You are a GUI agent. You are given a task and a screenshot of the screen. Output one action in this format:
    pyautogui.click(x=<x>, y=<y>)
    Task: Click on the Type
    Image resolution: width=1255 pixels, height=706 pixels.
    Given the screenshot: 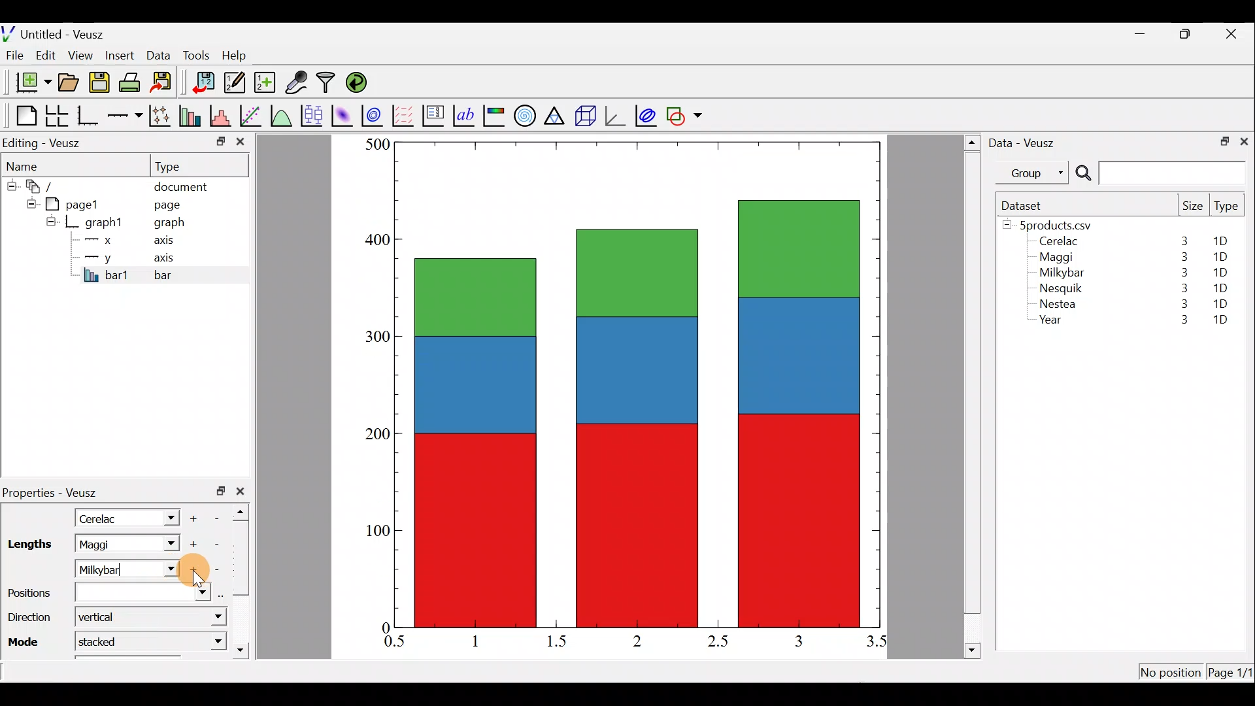 What is the action you would take?
    pyautogui.click(x=180, y=165)
    